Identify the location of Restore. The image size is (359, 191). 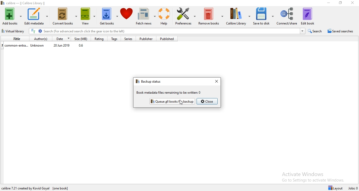
(340, 3).